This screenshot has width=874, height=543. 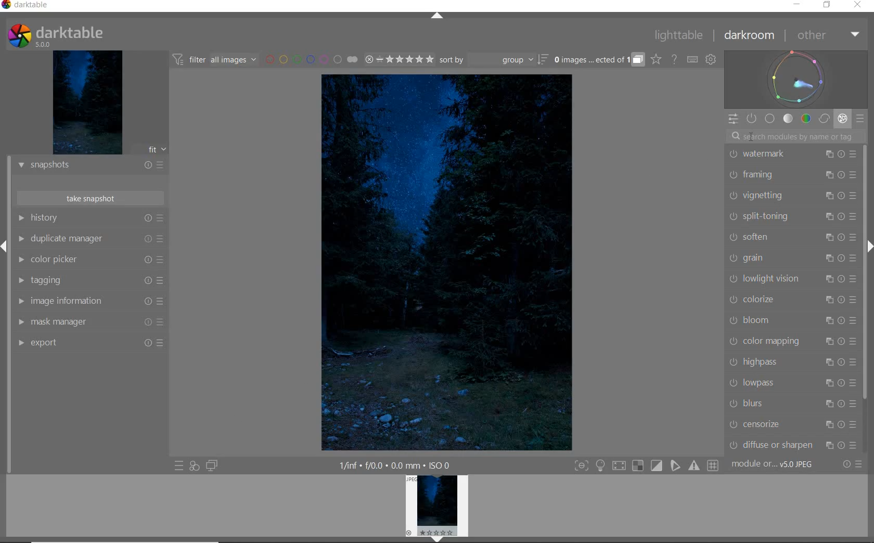 I want to click on MINIMIZE, so click(x=798, y=4).